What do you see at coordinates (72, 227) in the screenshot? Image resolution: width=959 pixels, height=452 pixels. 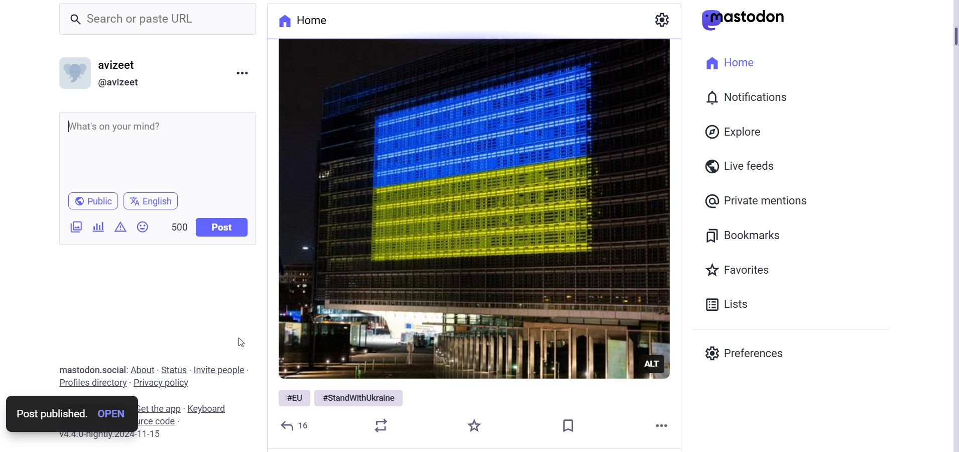 I see `Add Images` at bounding box center [72, 227].